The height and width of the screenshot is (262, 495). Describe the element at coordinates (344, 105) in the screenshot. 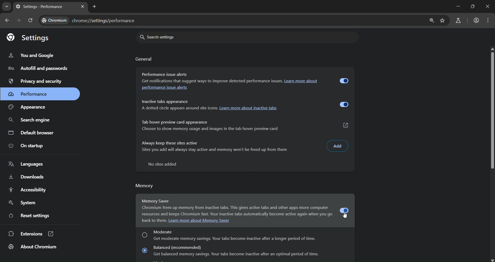

I see `toggle button` at that location.